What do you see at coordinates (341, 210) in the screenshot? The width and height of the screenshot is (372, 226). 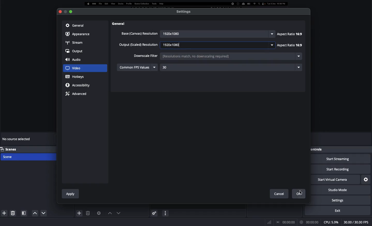 I see `Exit` at bounding box center [341, 210].